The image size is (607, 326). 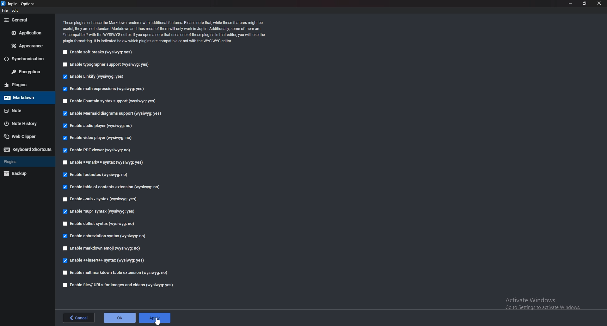 I want to click on Web clipper, so click(x=25, y=137).